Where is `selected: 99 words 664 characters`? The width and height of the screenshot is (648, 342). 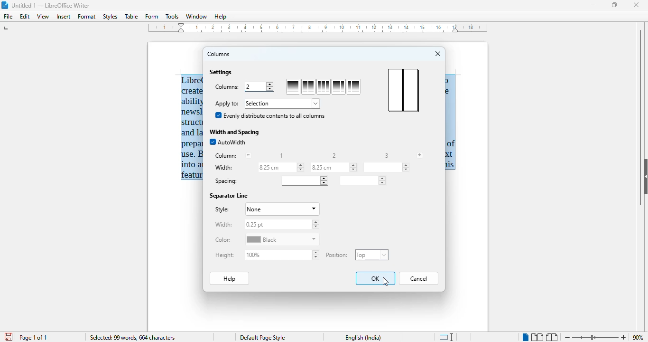
selected: 99 words 664 characters is located at coordinates (132, 337).